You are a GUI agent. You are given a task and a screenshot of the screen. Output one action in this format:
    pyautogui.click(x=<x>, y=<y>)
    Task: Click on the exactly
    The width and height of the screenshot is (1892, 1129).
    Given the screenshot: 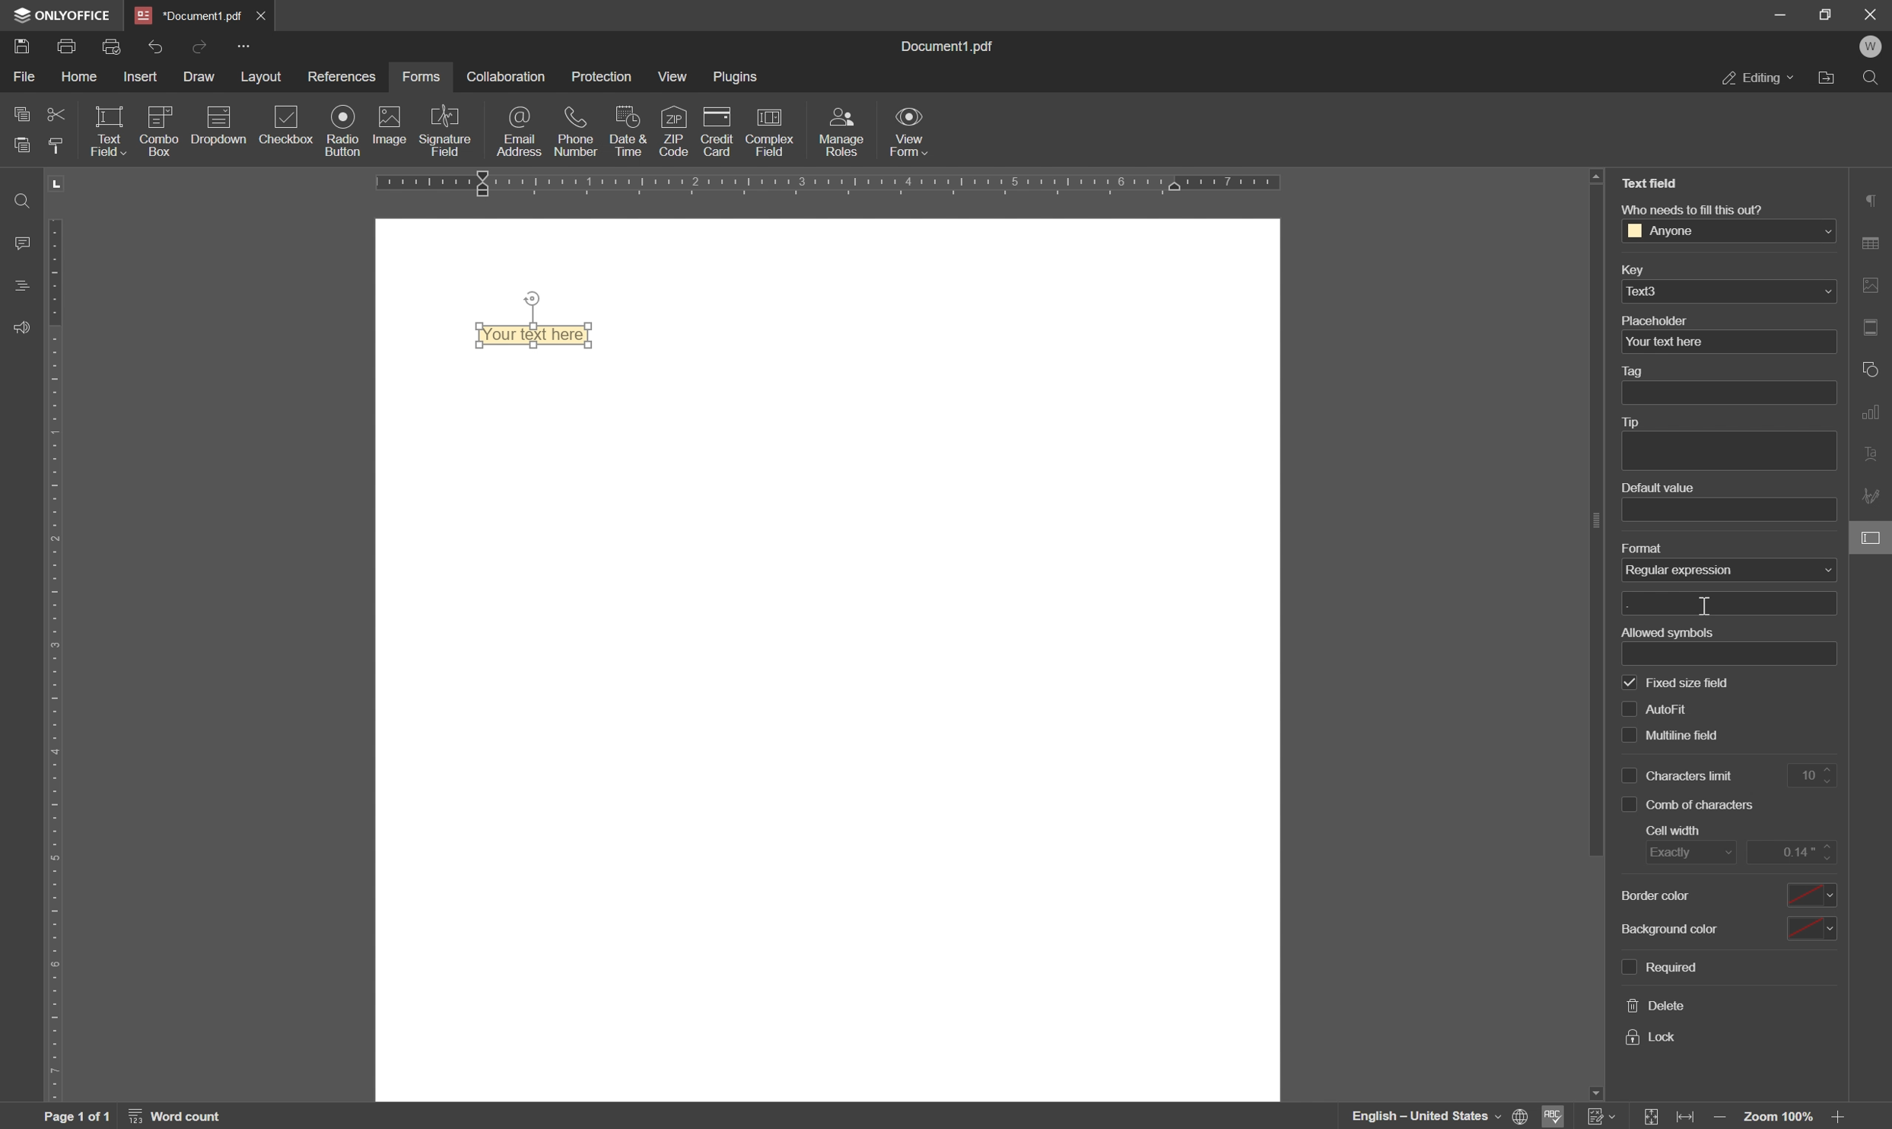 What is the action you would take?
    pyautogui.click(x=1687, y=855)
    